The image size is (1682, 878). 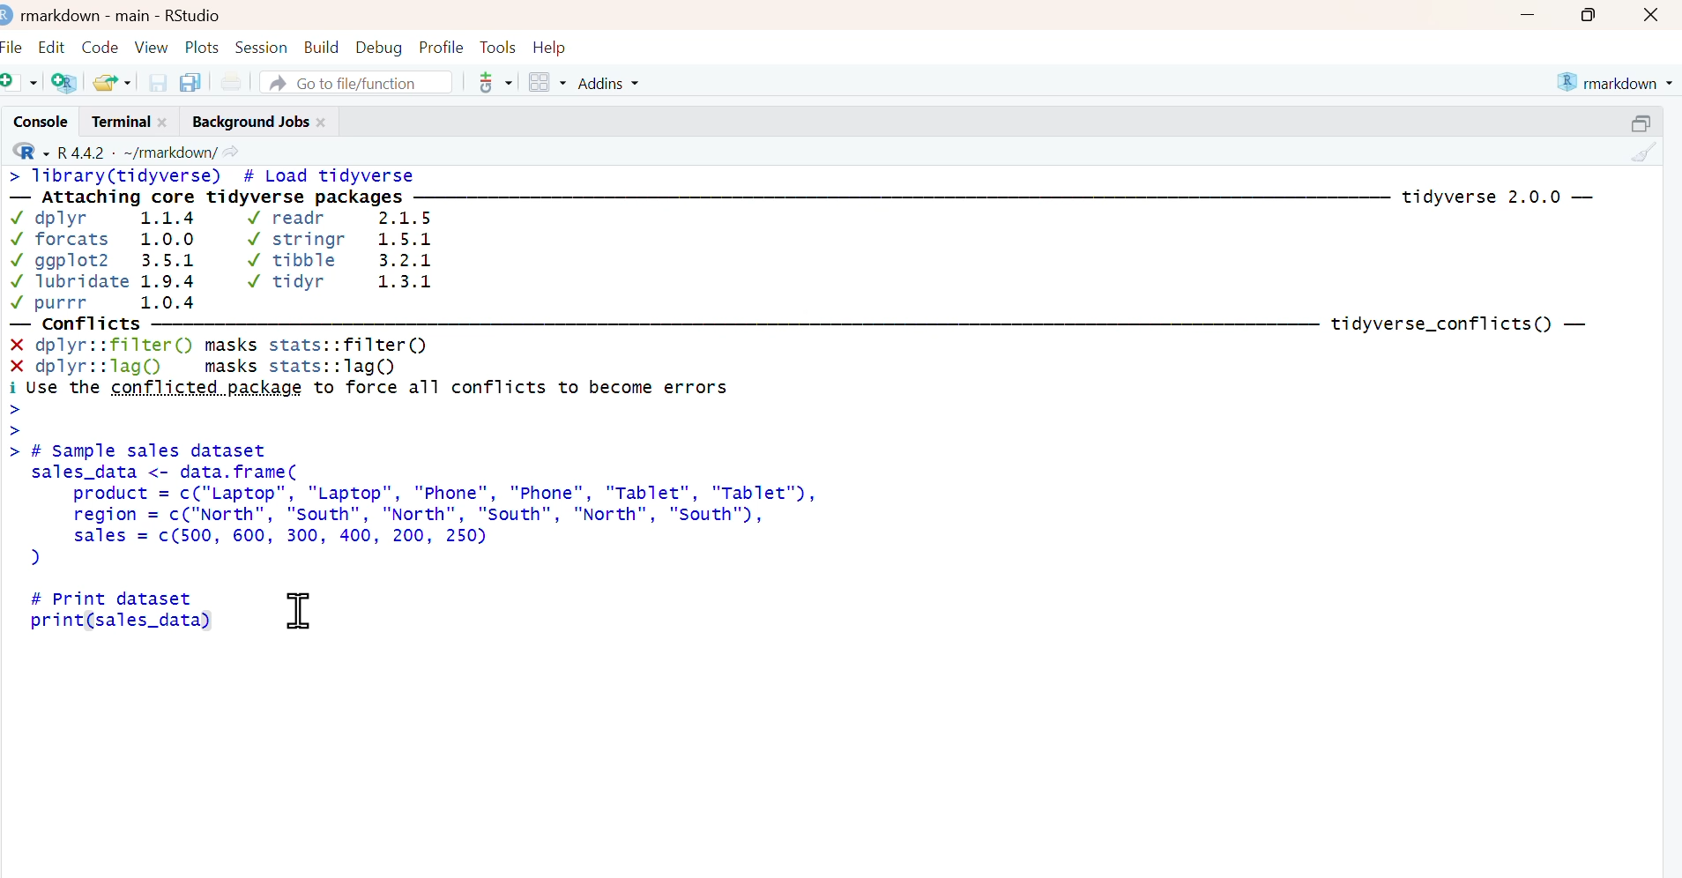 What do you see at coordinates (379, 45) in the screenshot?
I see `Debug` at bounding box center [379, 45].